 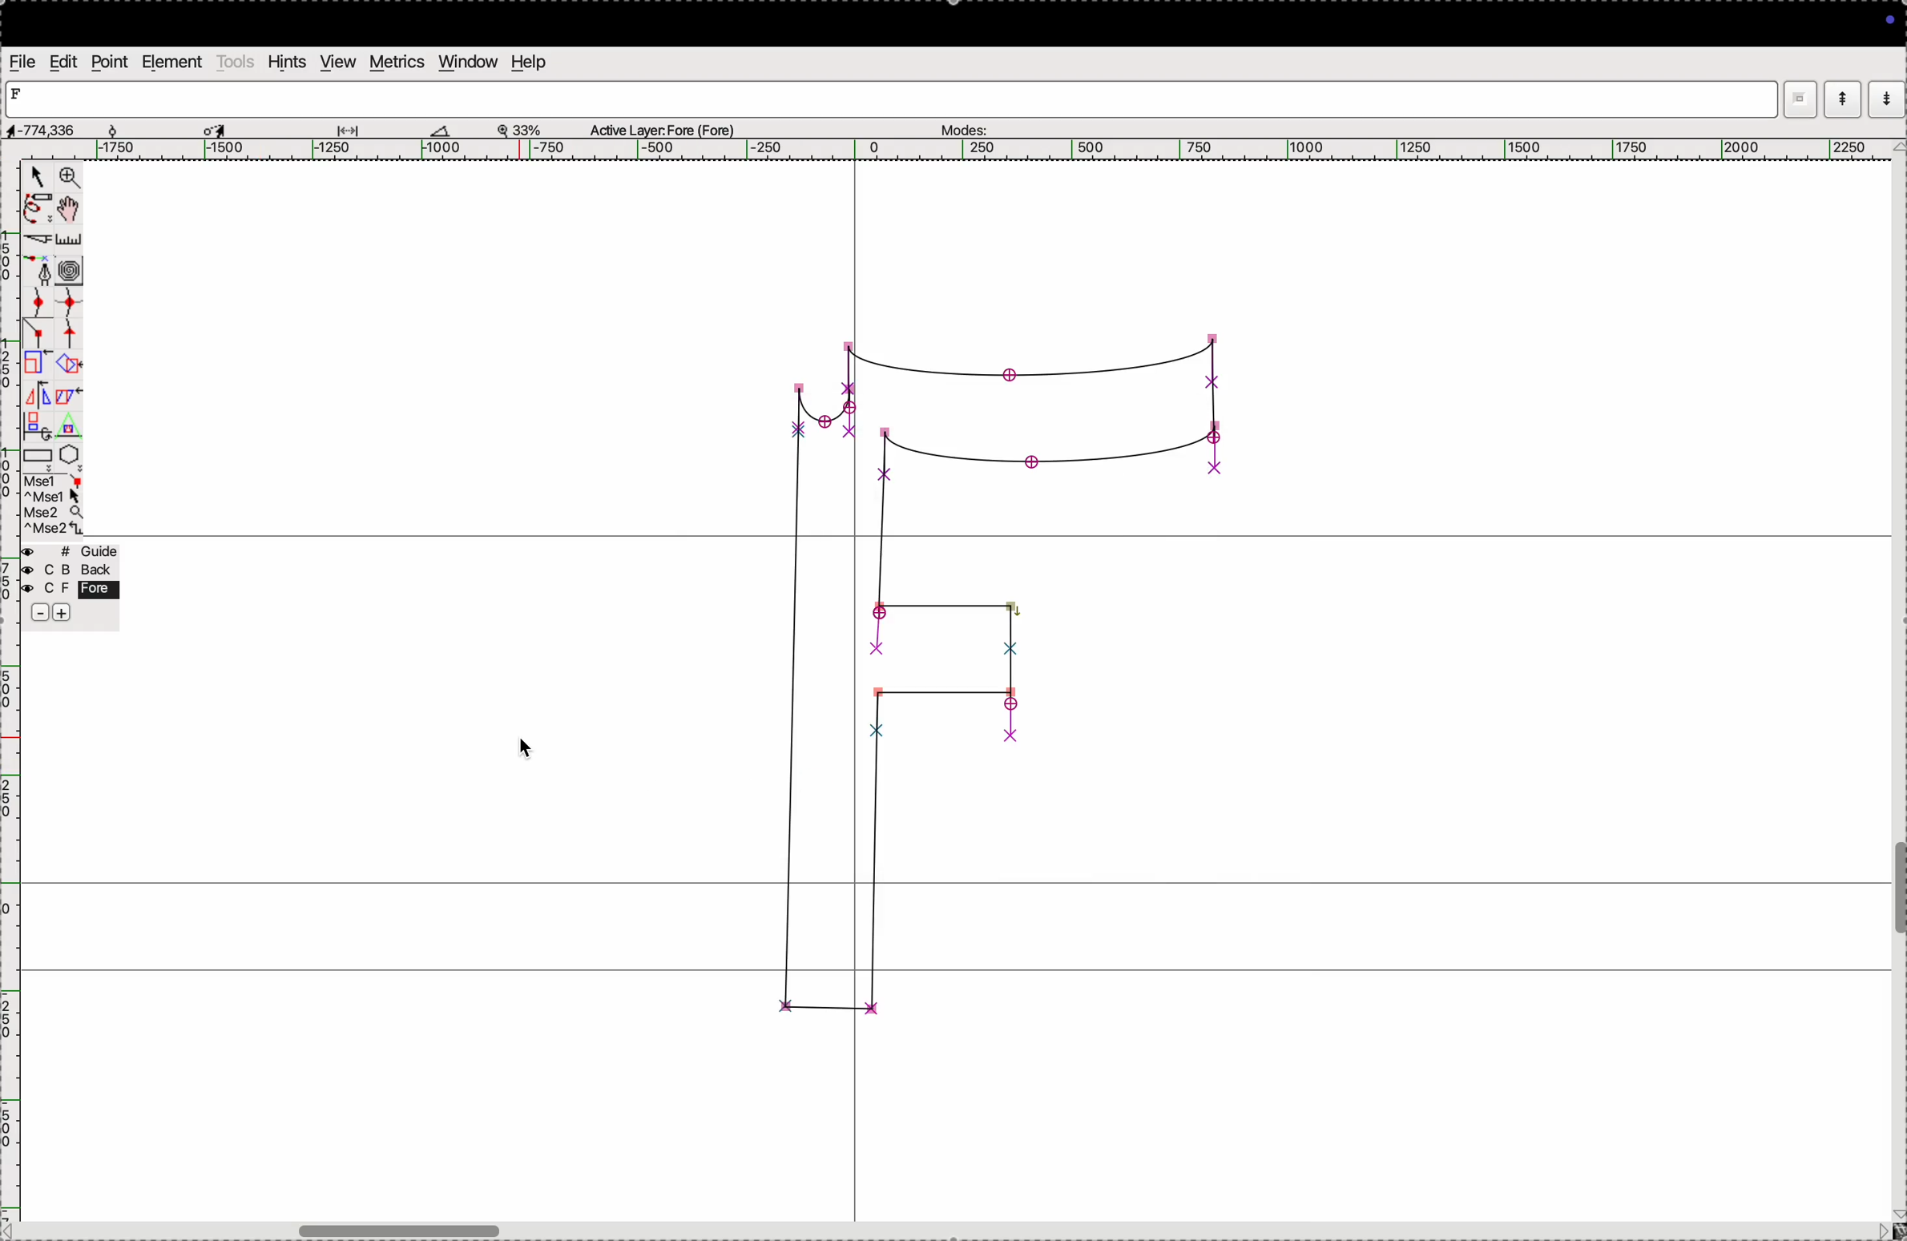 I want to click on add, so click(x=63, y=615).